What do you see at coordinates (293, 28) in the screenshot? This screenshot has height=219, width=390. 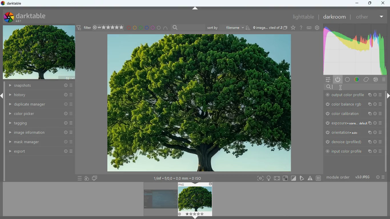 I see `favorite` at bounding box center [293, 28].